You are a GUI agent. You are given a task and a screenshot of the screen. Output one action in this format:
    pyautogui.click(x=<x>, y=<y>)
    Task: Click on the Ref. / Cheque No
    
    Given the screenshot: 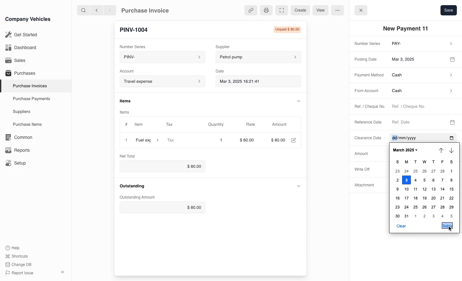 What is the action you would take?
    pyautogui.click(x=366, y=107)
    